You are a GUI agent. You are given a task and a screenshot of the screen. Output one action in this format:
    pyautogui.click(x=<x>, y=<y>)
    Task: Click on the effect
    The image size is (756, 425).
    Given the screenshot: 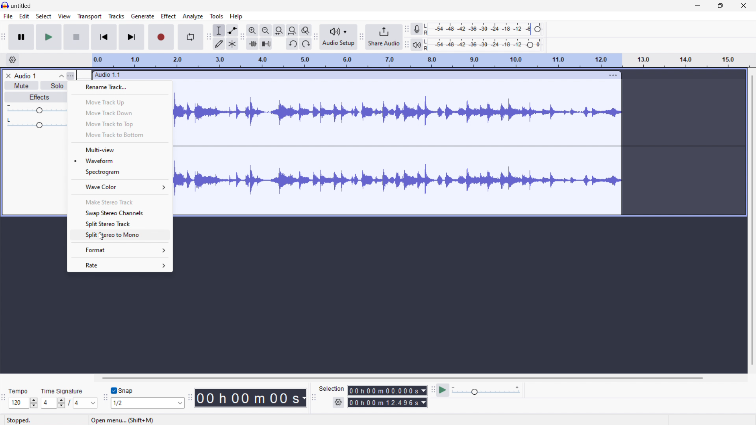 What is the action you would take?
    pyautogui.click(x=169, y=17)
    